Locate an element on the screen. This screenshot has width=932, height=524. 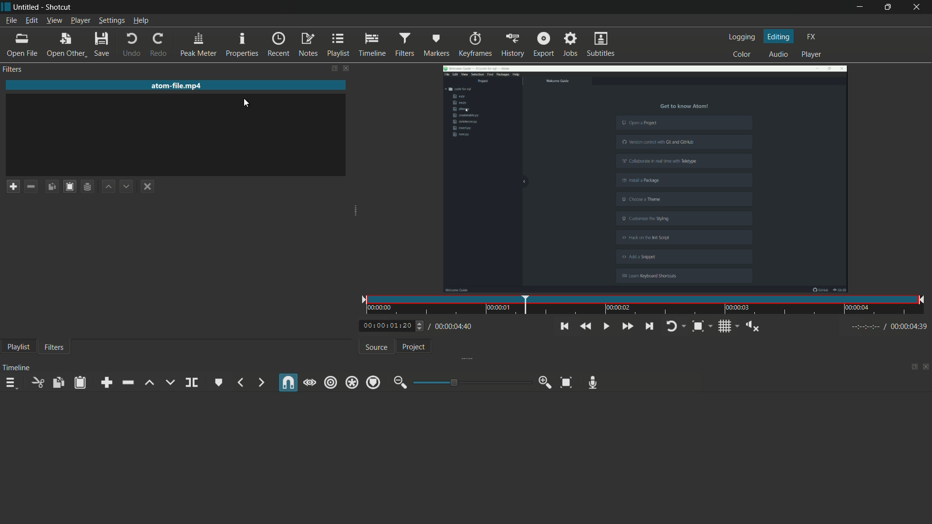
toggle grid is located at coordinates (726, 326).